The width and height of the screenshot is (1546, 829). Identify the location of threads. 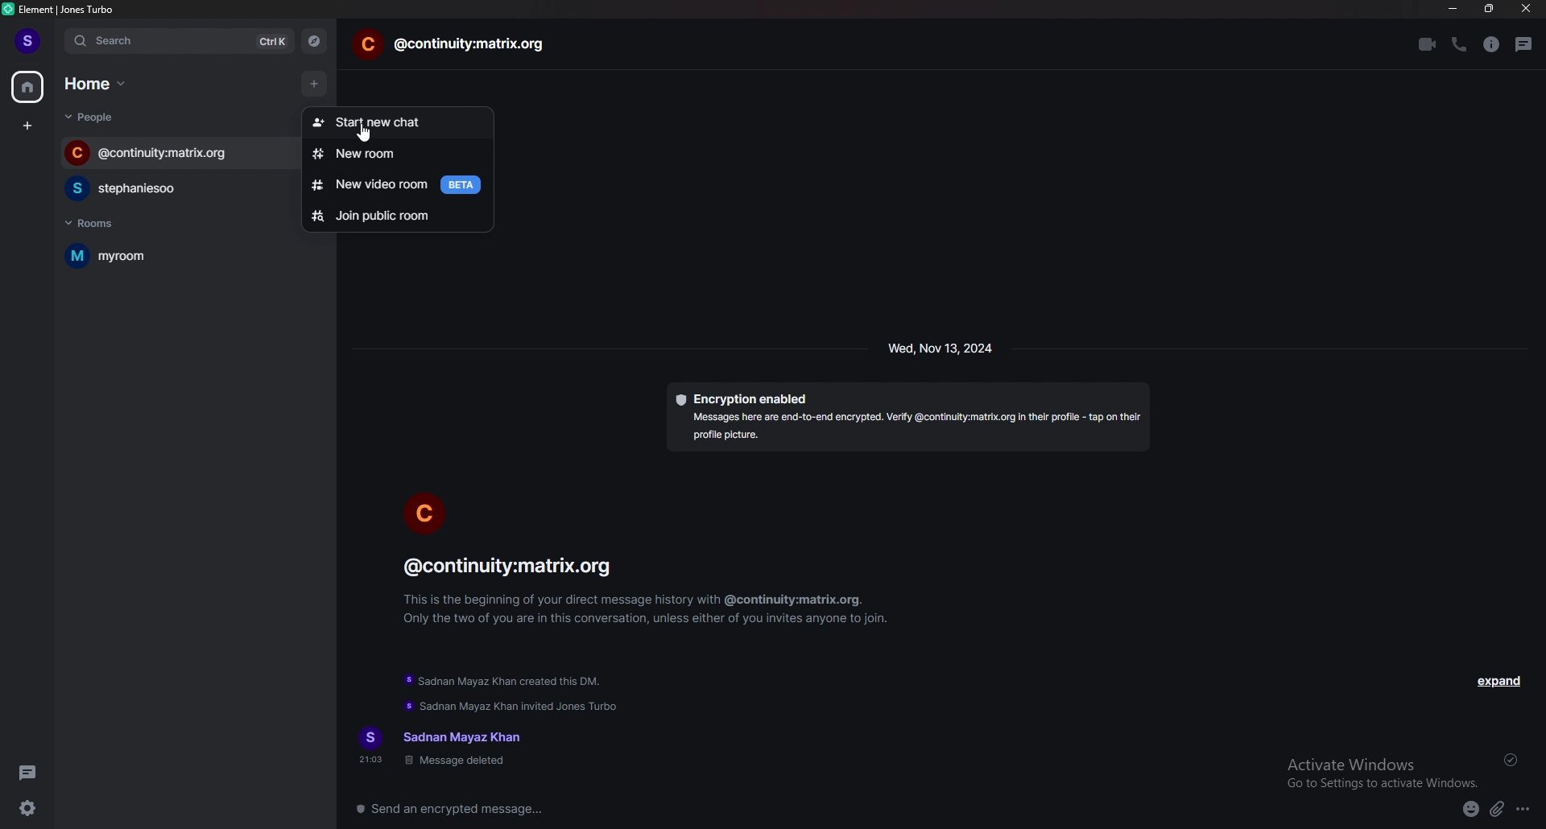
(1524, 44).